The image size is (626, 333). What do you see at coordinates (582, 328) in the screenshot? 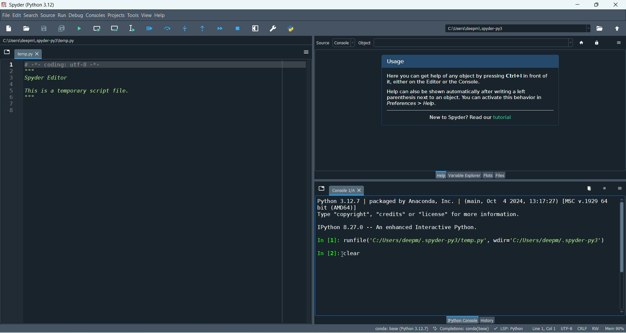
I see `CRLF` at bounding box center [582, 328].